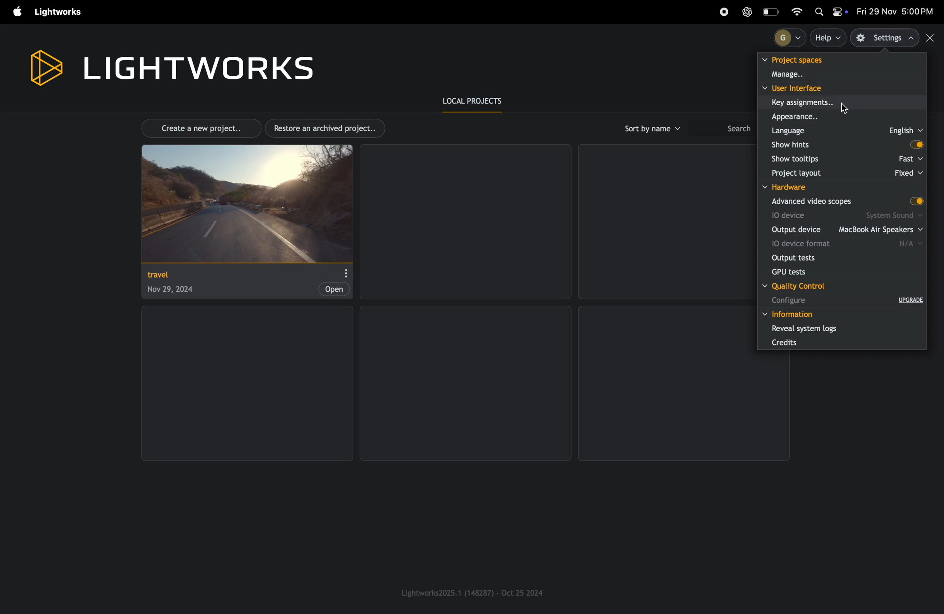  Describe the element at coordinates (478, 102) in the screenshot. I see `local prroject` at that location.